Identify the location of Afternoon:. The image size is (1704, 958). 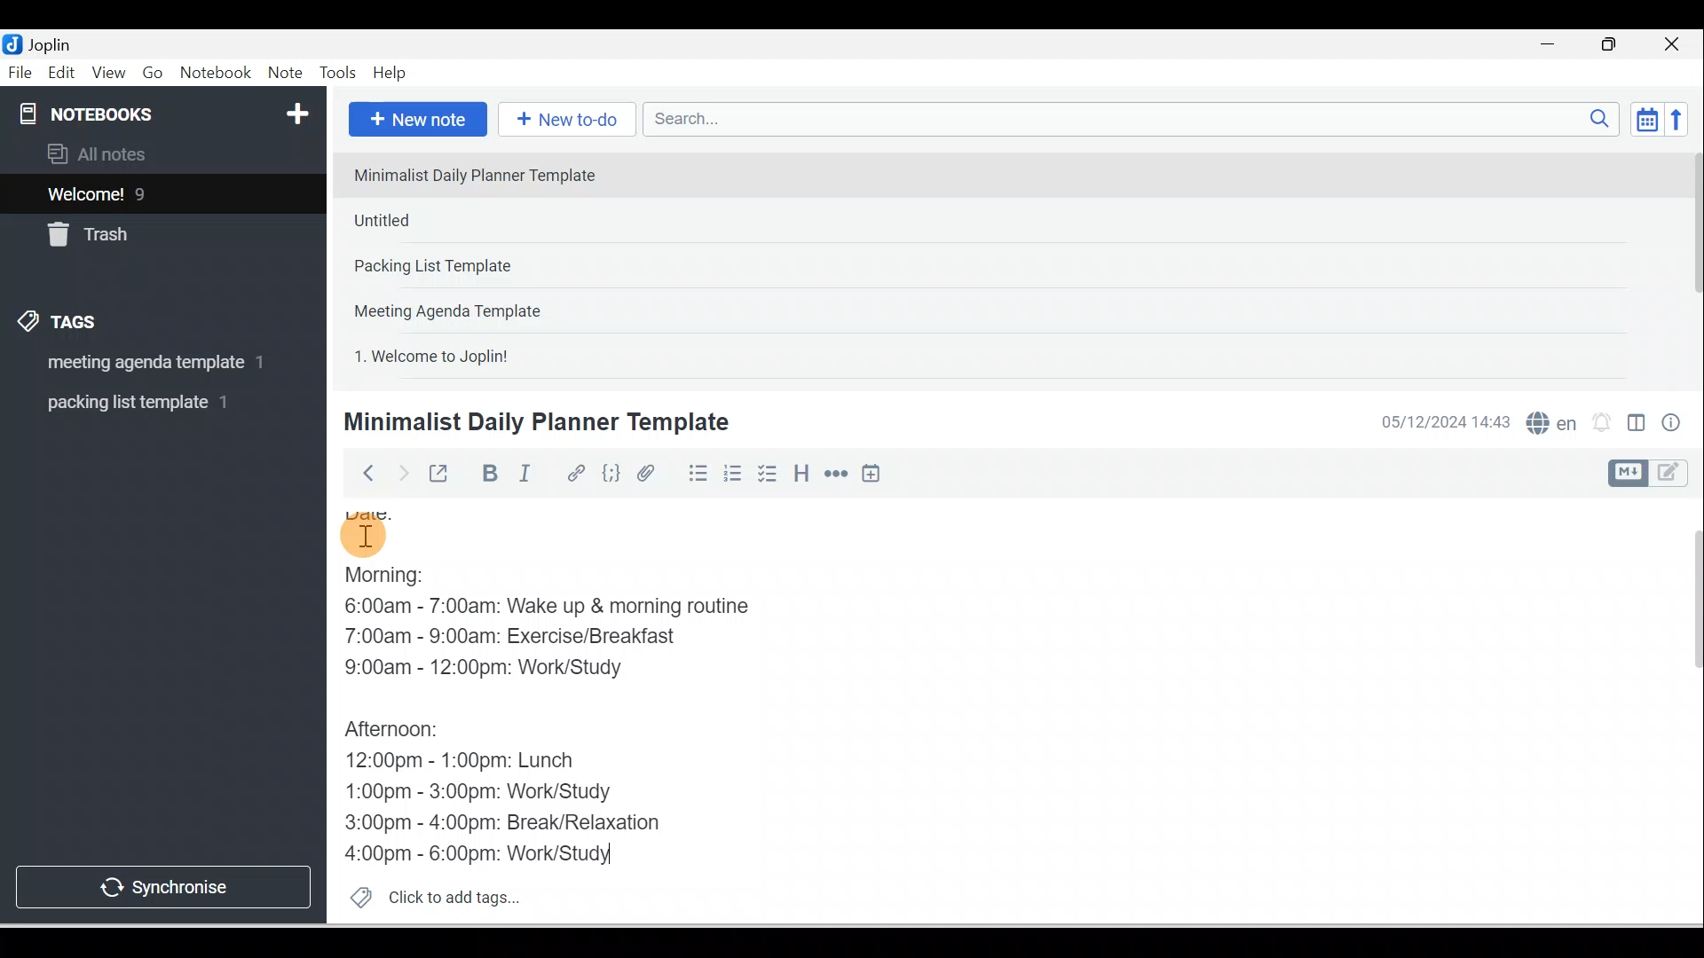
(402, 732).